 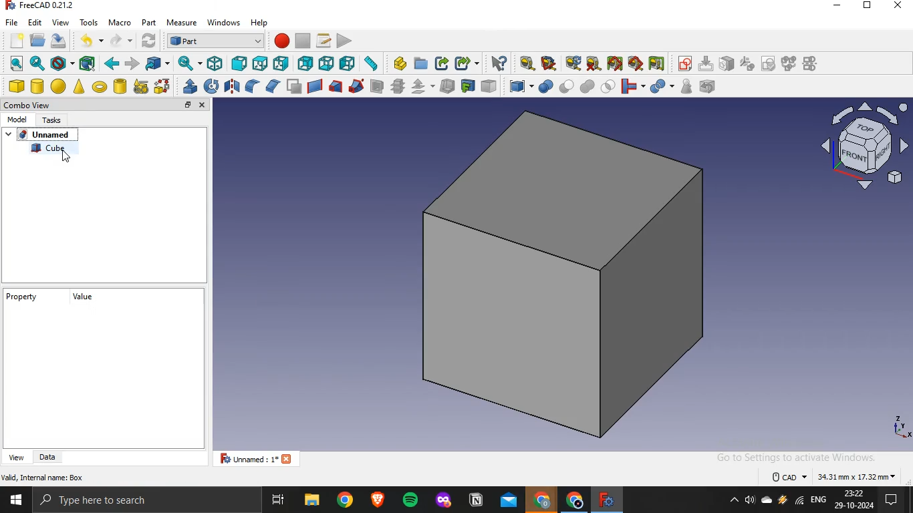 What do you see at coordinates (59, 86) in the screenshot?
I see `sphere` at bounding box center [59, 86].